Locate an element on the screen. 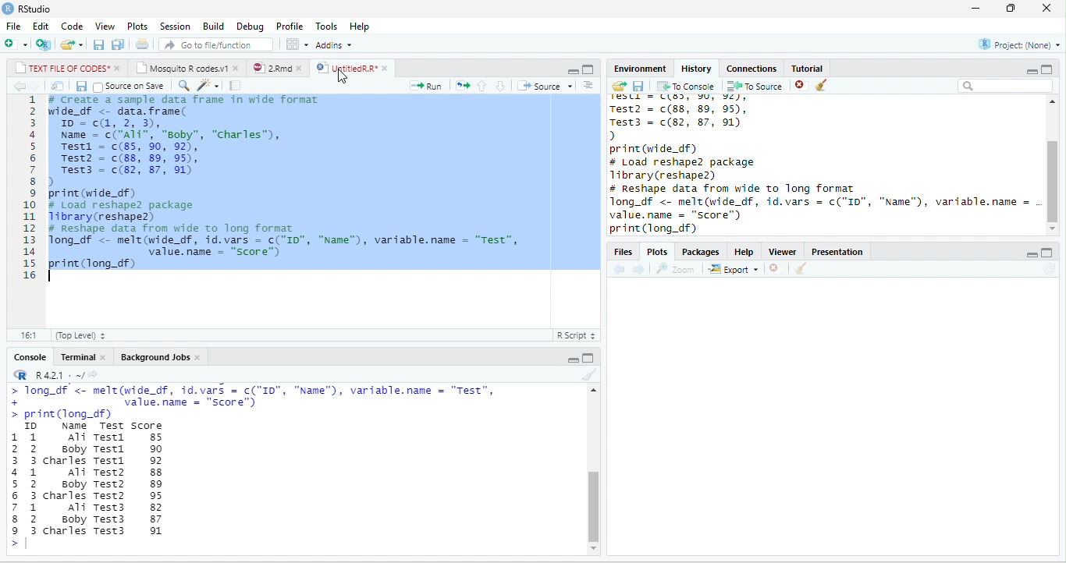  Mosquito R codes.v1 is located at coordinates (181, 67).